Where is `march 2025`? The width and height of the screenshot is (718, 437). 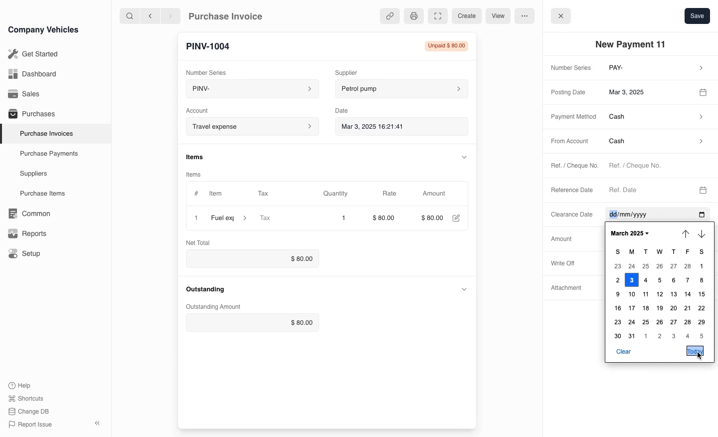
march 2025 is located at coordinates (629, 234).